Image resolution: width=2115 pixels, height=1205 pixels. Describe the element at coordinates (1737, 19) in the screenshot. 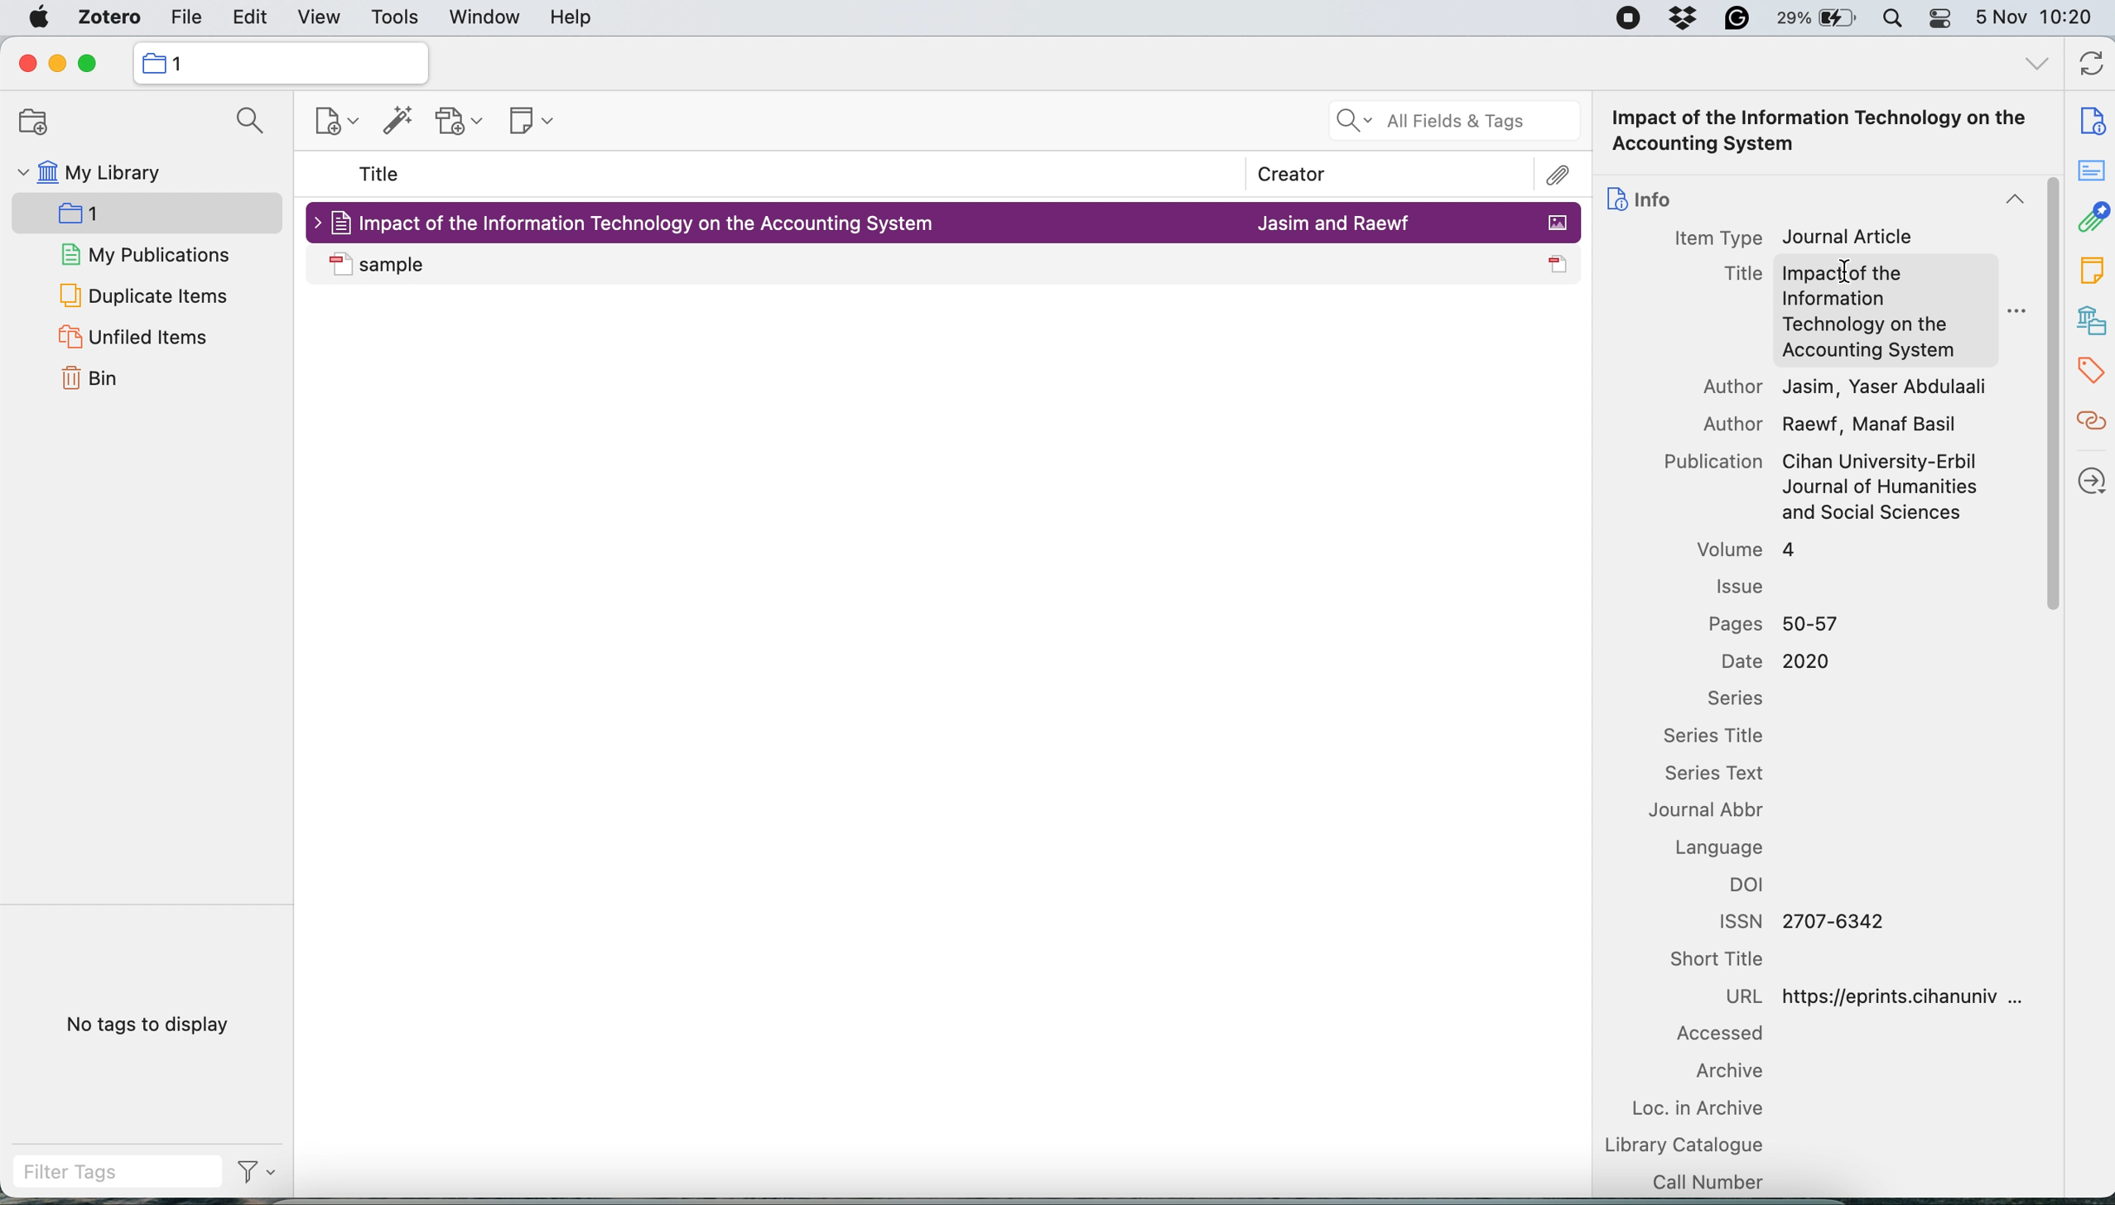

I see `grammarly` at that location.